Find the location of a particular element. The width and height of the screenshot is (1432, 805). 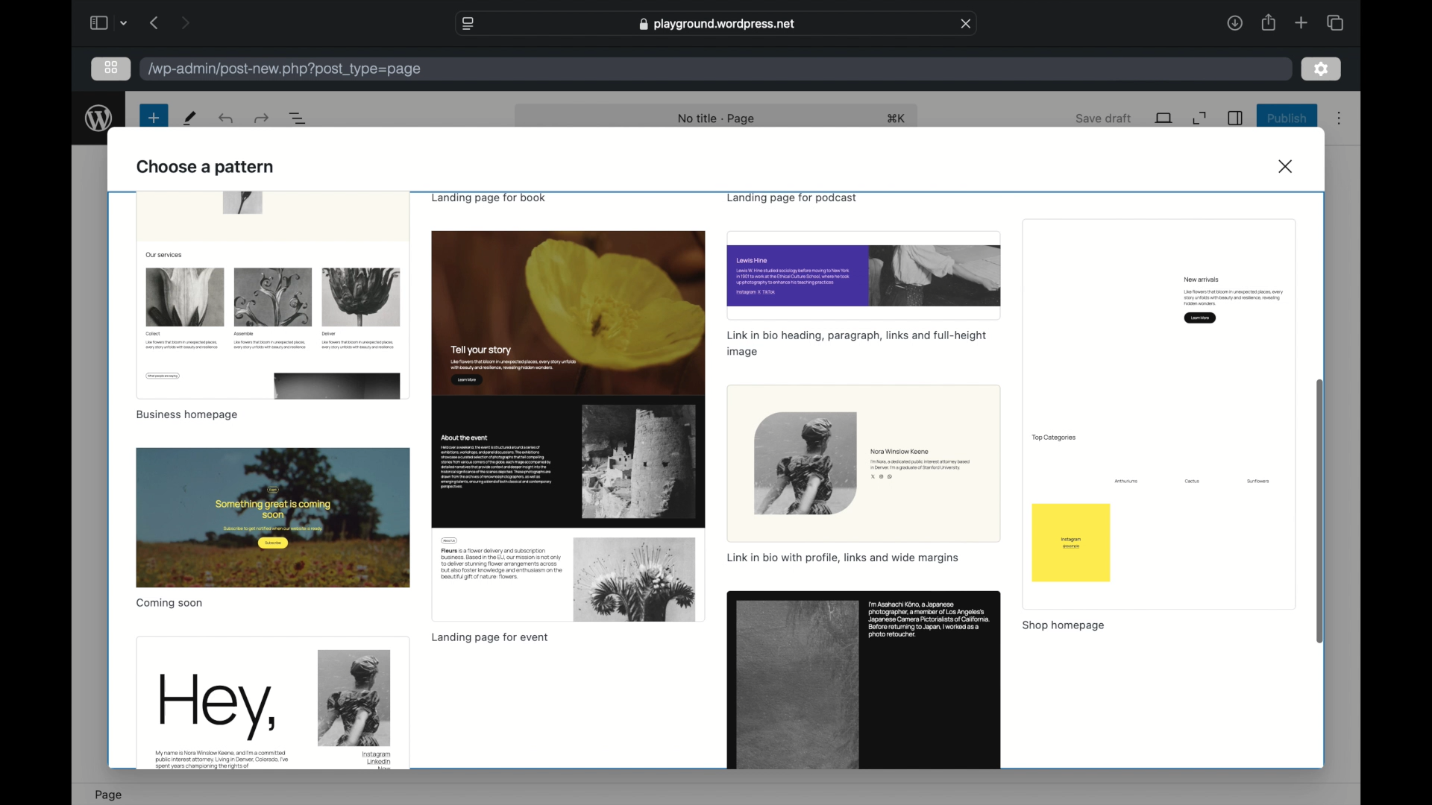

website settings is located at coordinates (467, 23).